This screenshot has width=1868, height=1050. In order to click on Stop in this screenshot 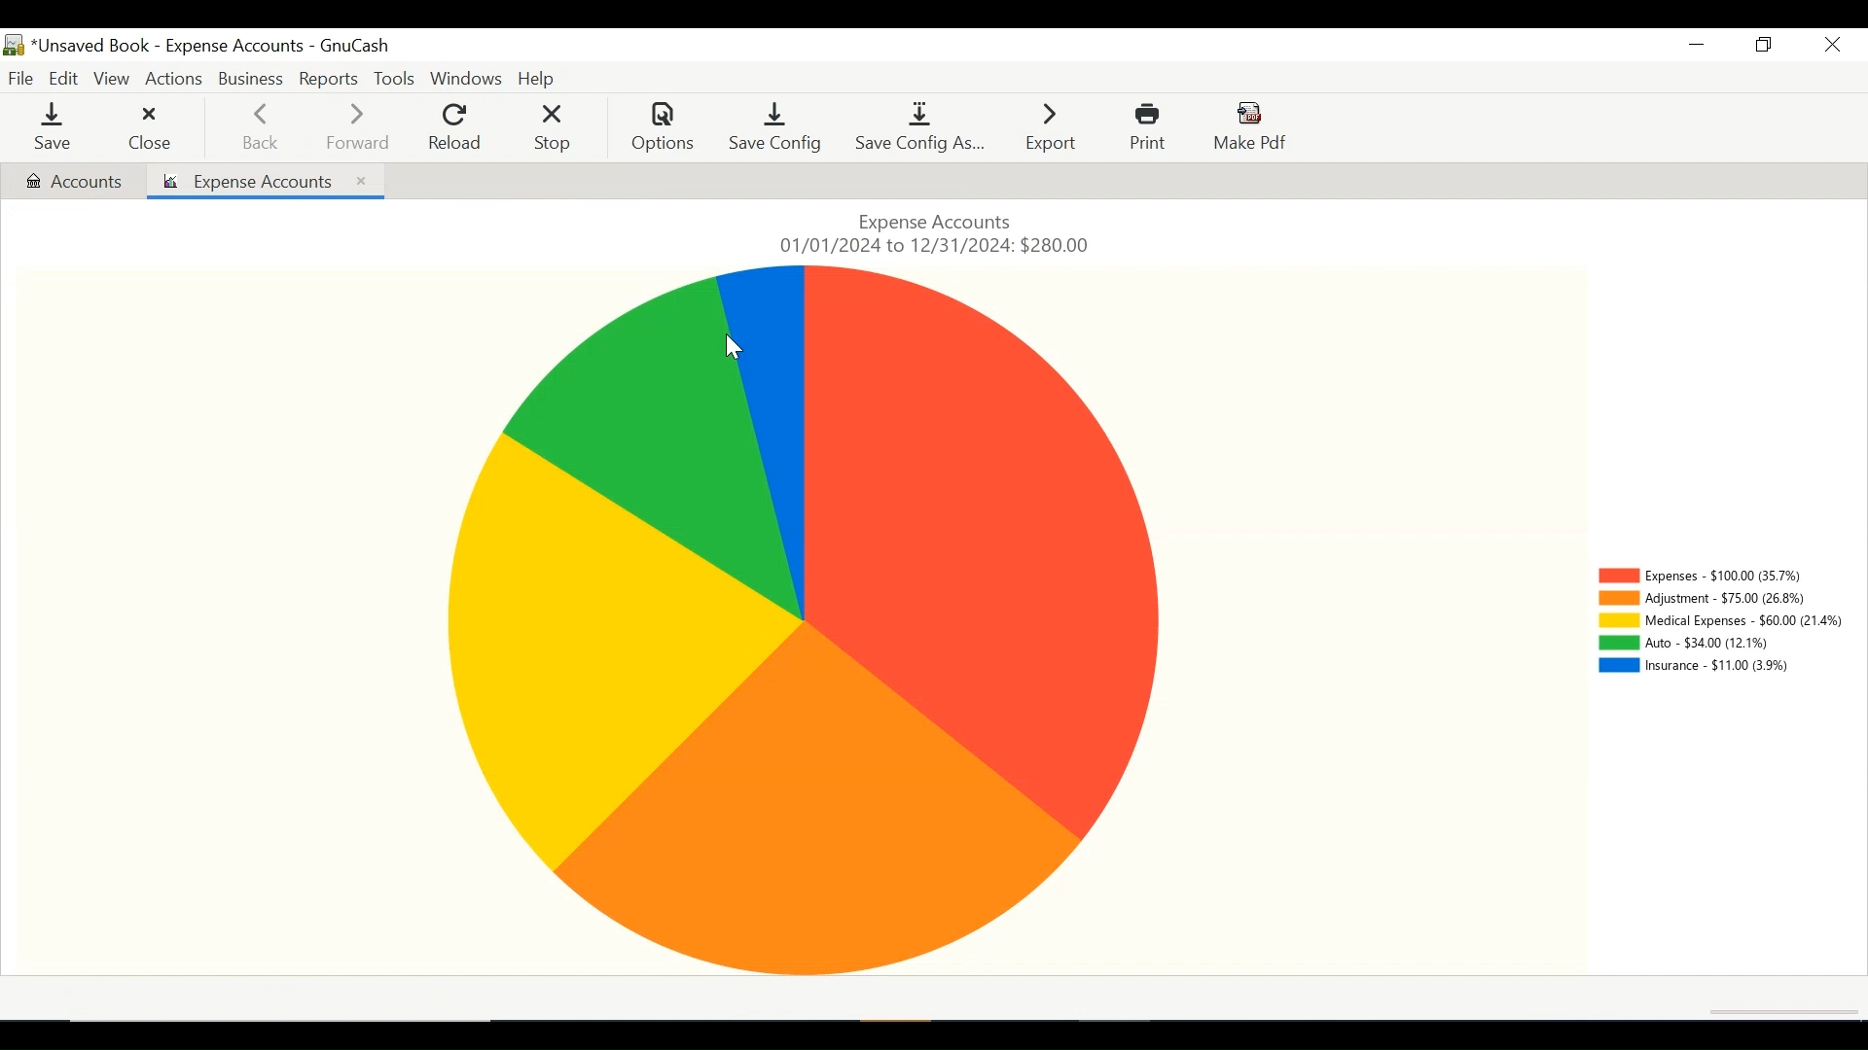, I will do `click(559, 127)`.